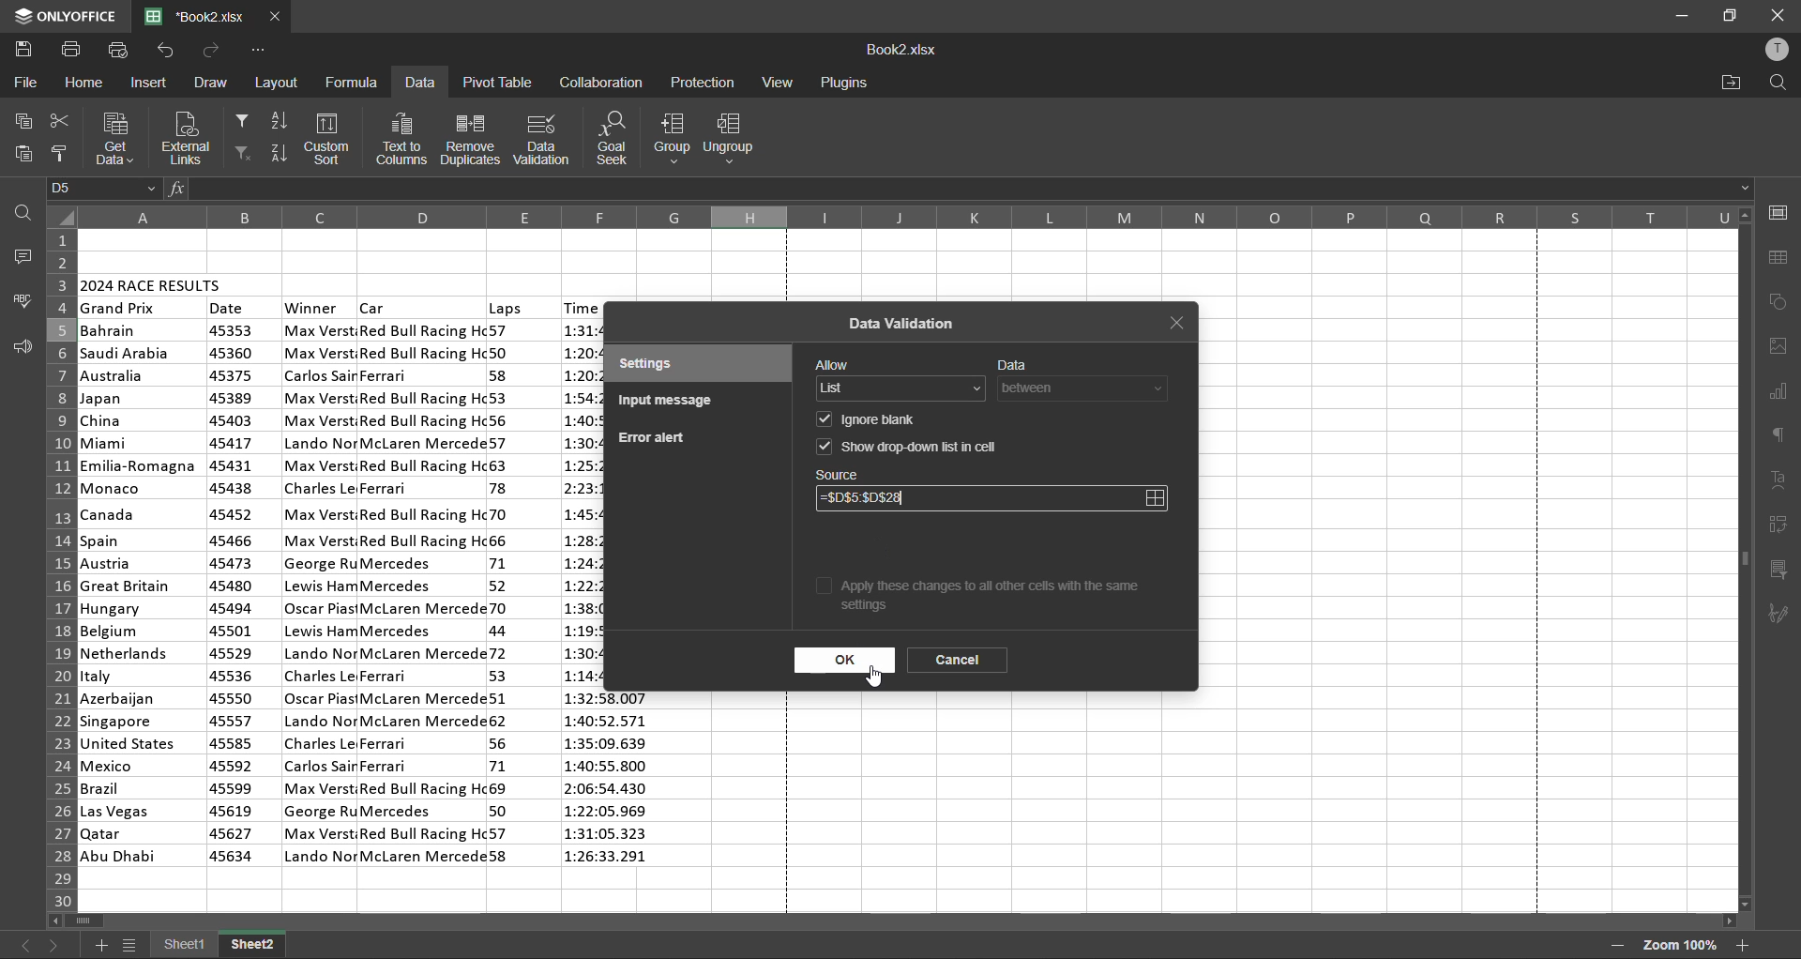 This screenshot has width=1801, height=959. Describe the element at coordinates (355, 81) in the screenshot. I see `formula` at that location.